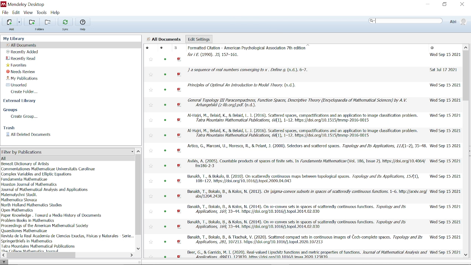  What do you see at coordinates (305, 240) in the screenshot?
I see `citation` at bounding box center [305, 240].